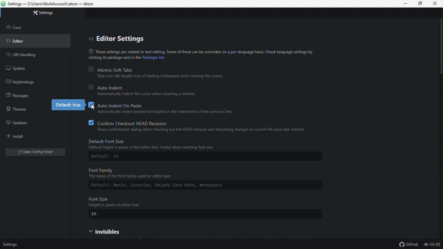 Image resolution: width=443 pixels, height=249 pixels. Describe the element at coordinates (435, 4) in the screenshot. I see `Close` at that location.